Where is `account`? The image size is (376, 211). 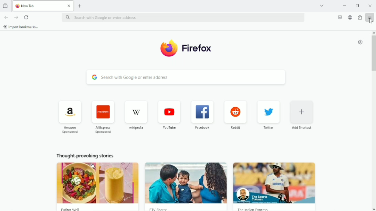 account is located at coordinates (350, 18).